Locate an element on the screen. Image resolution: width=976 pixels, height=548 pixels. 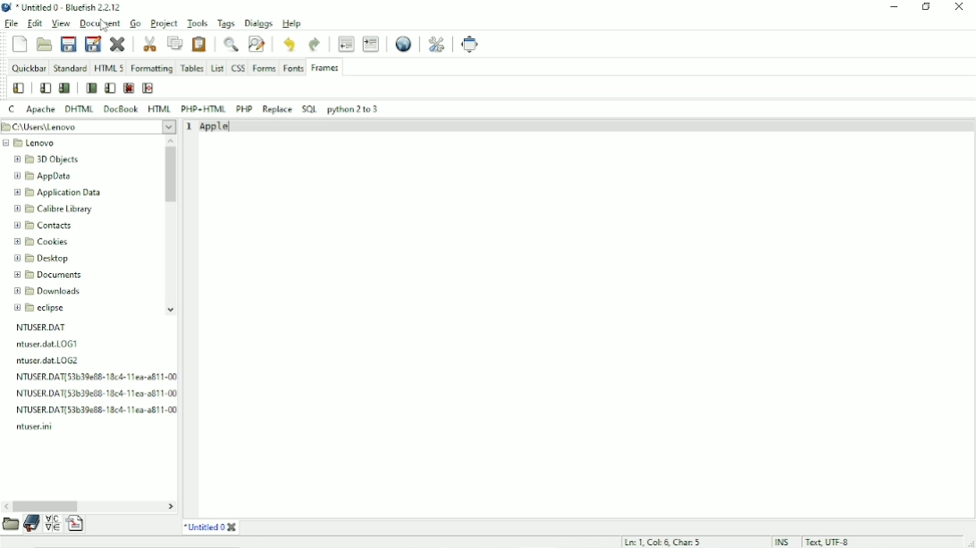
Help is located at coordinates (293, 22).